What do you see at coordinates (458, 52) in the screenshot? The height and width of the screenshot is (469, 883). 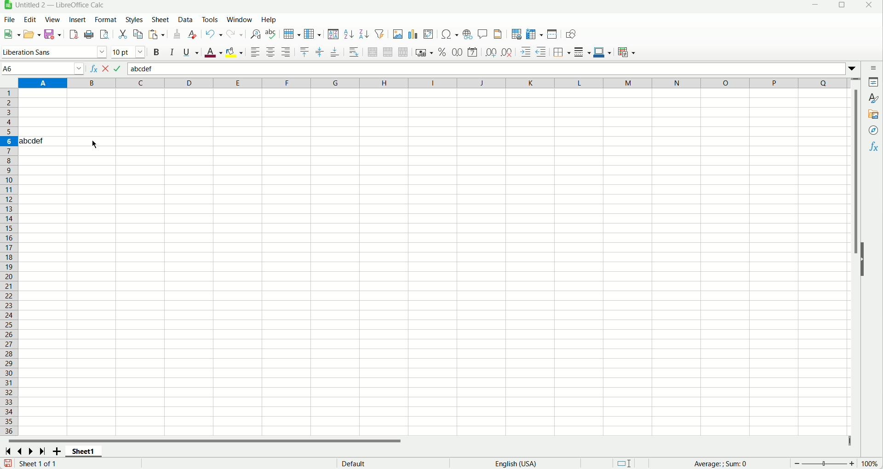 I see `format as number` at bounding box center [458, 52].